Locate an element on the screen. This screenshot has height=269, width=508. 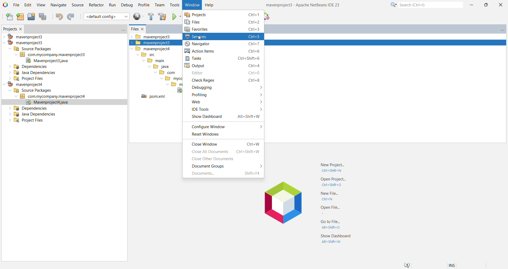
Profile is located at coordinates (144, 6).